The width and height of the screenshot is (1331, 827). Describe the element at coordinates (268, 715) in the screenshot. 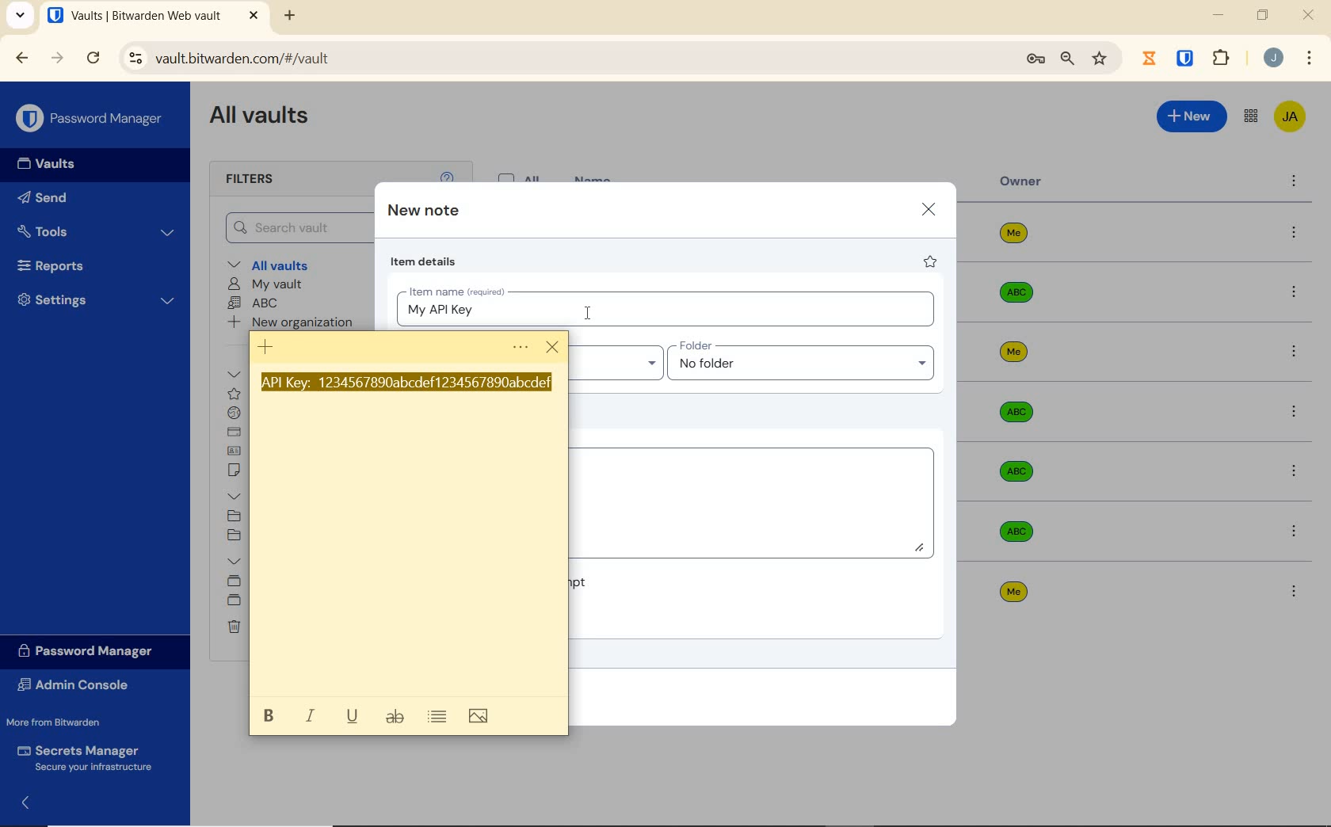

I see `bold` at that location.